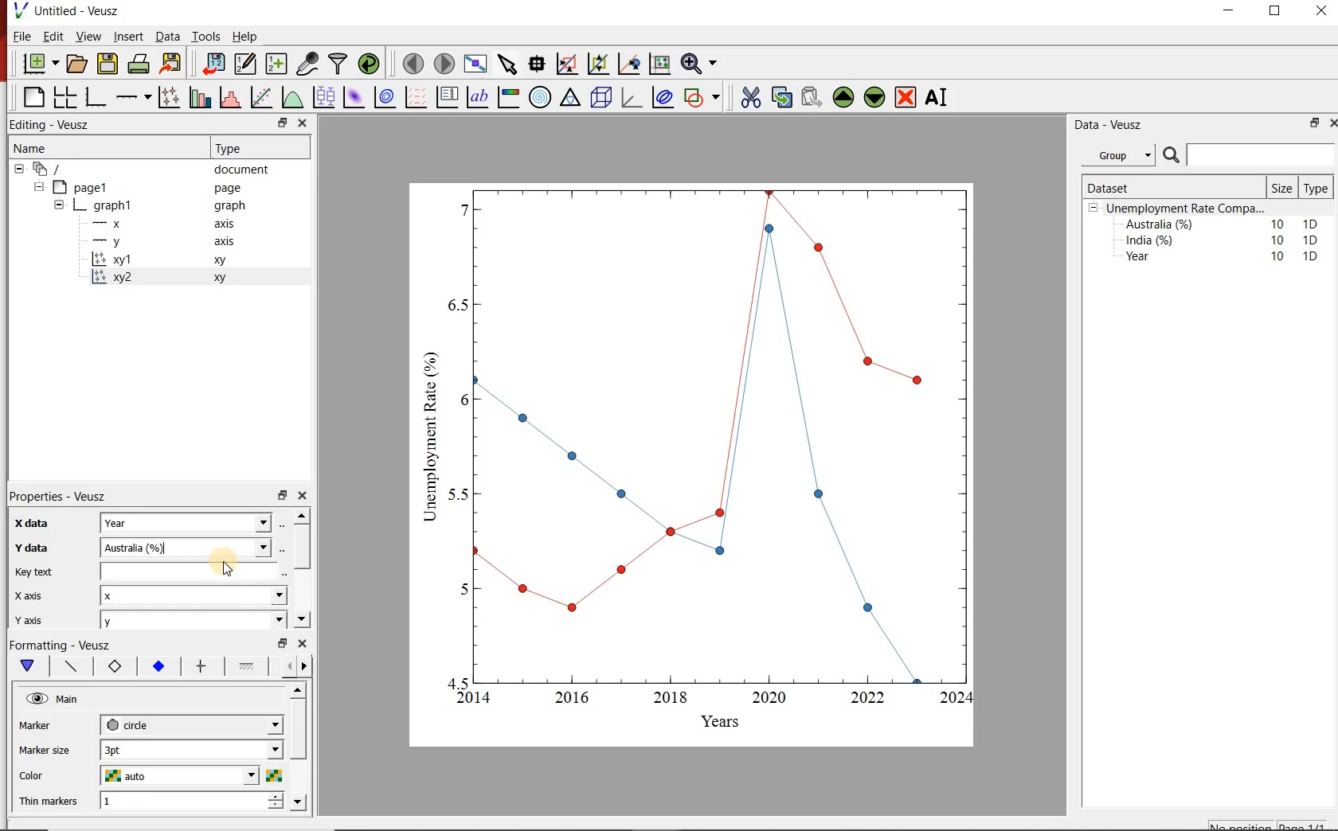  I want to click on plot vector field, so click(415, 97).